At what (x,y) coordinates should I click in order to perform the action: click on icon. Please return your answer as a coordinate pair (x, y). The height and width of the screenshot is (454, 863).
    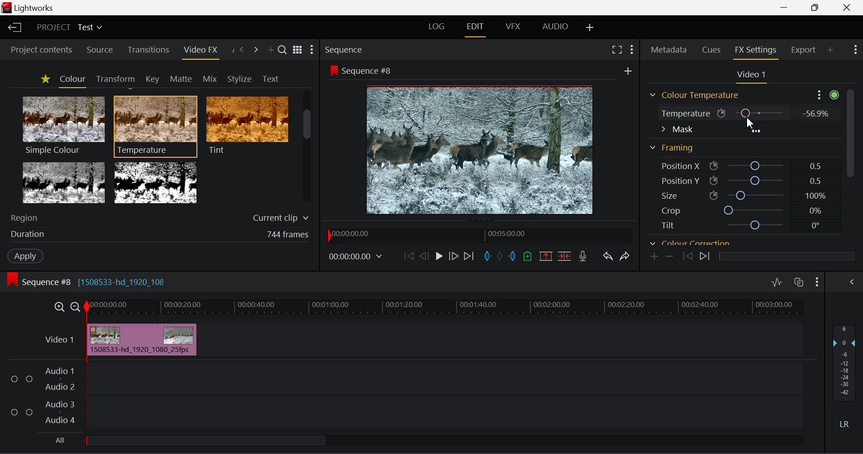
    Looking at the image, I should click on (13, 280).